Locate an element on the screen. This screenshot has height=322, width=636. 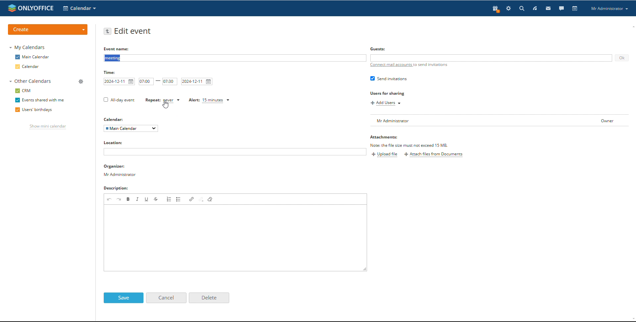
create is located at coordinates (48, 29).